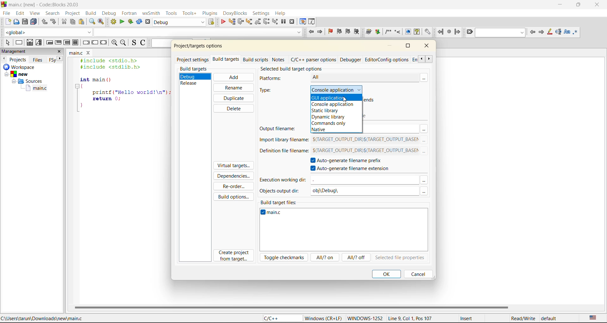 The height and width of the screenshot is (323, 607). What do you see at coordinates (397, 32) in the screenshot?
I see `Insert a line comment at the current cursor position` at bounding box center [397, 32].